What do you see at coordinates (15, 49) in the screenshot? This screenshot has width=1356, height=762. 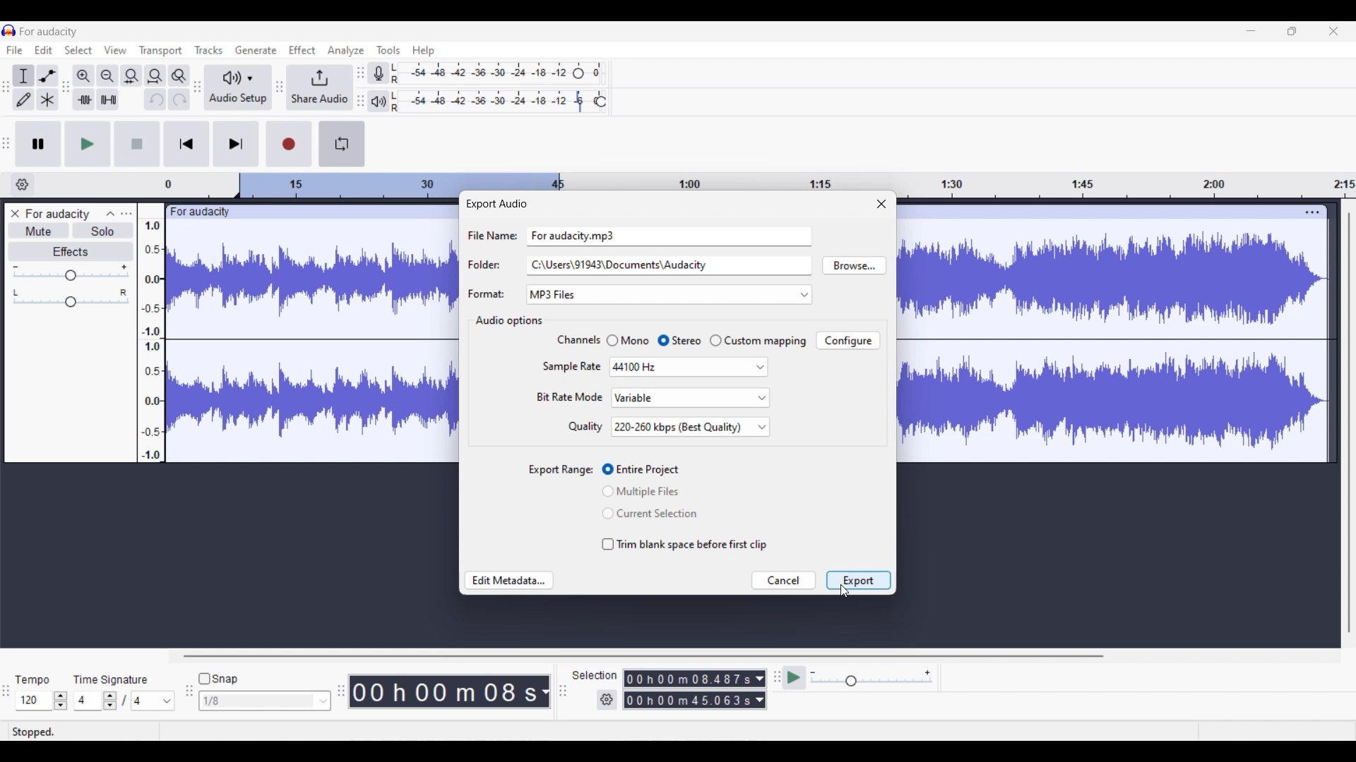 I see `File menu` at bounding box center [15, 49].